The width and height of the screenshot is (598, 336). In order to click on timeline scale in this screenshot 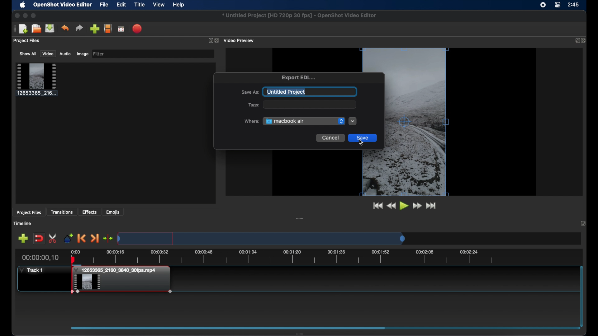, I will do `click(261, 238)`.